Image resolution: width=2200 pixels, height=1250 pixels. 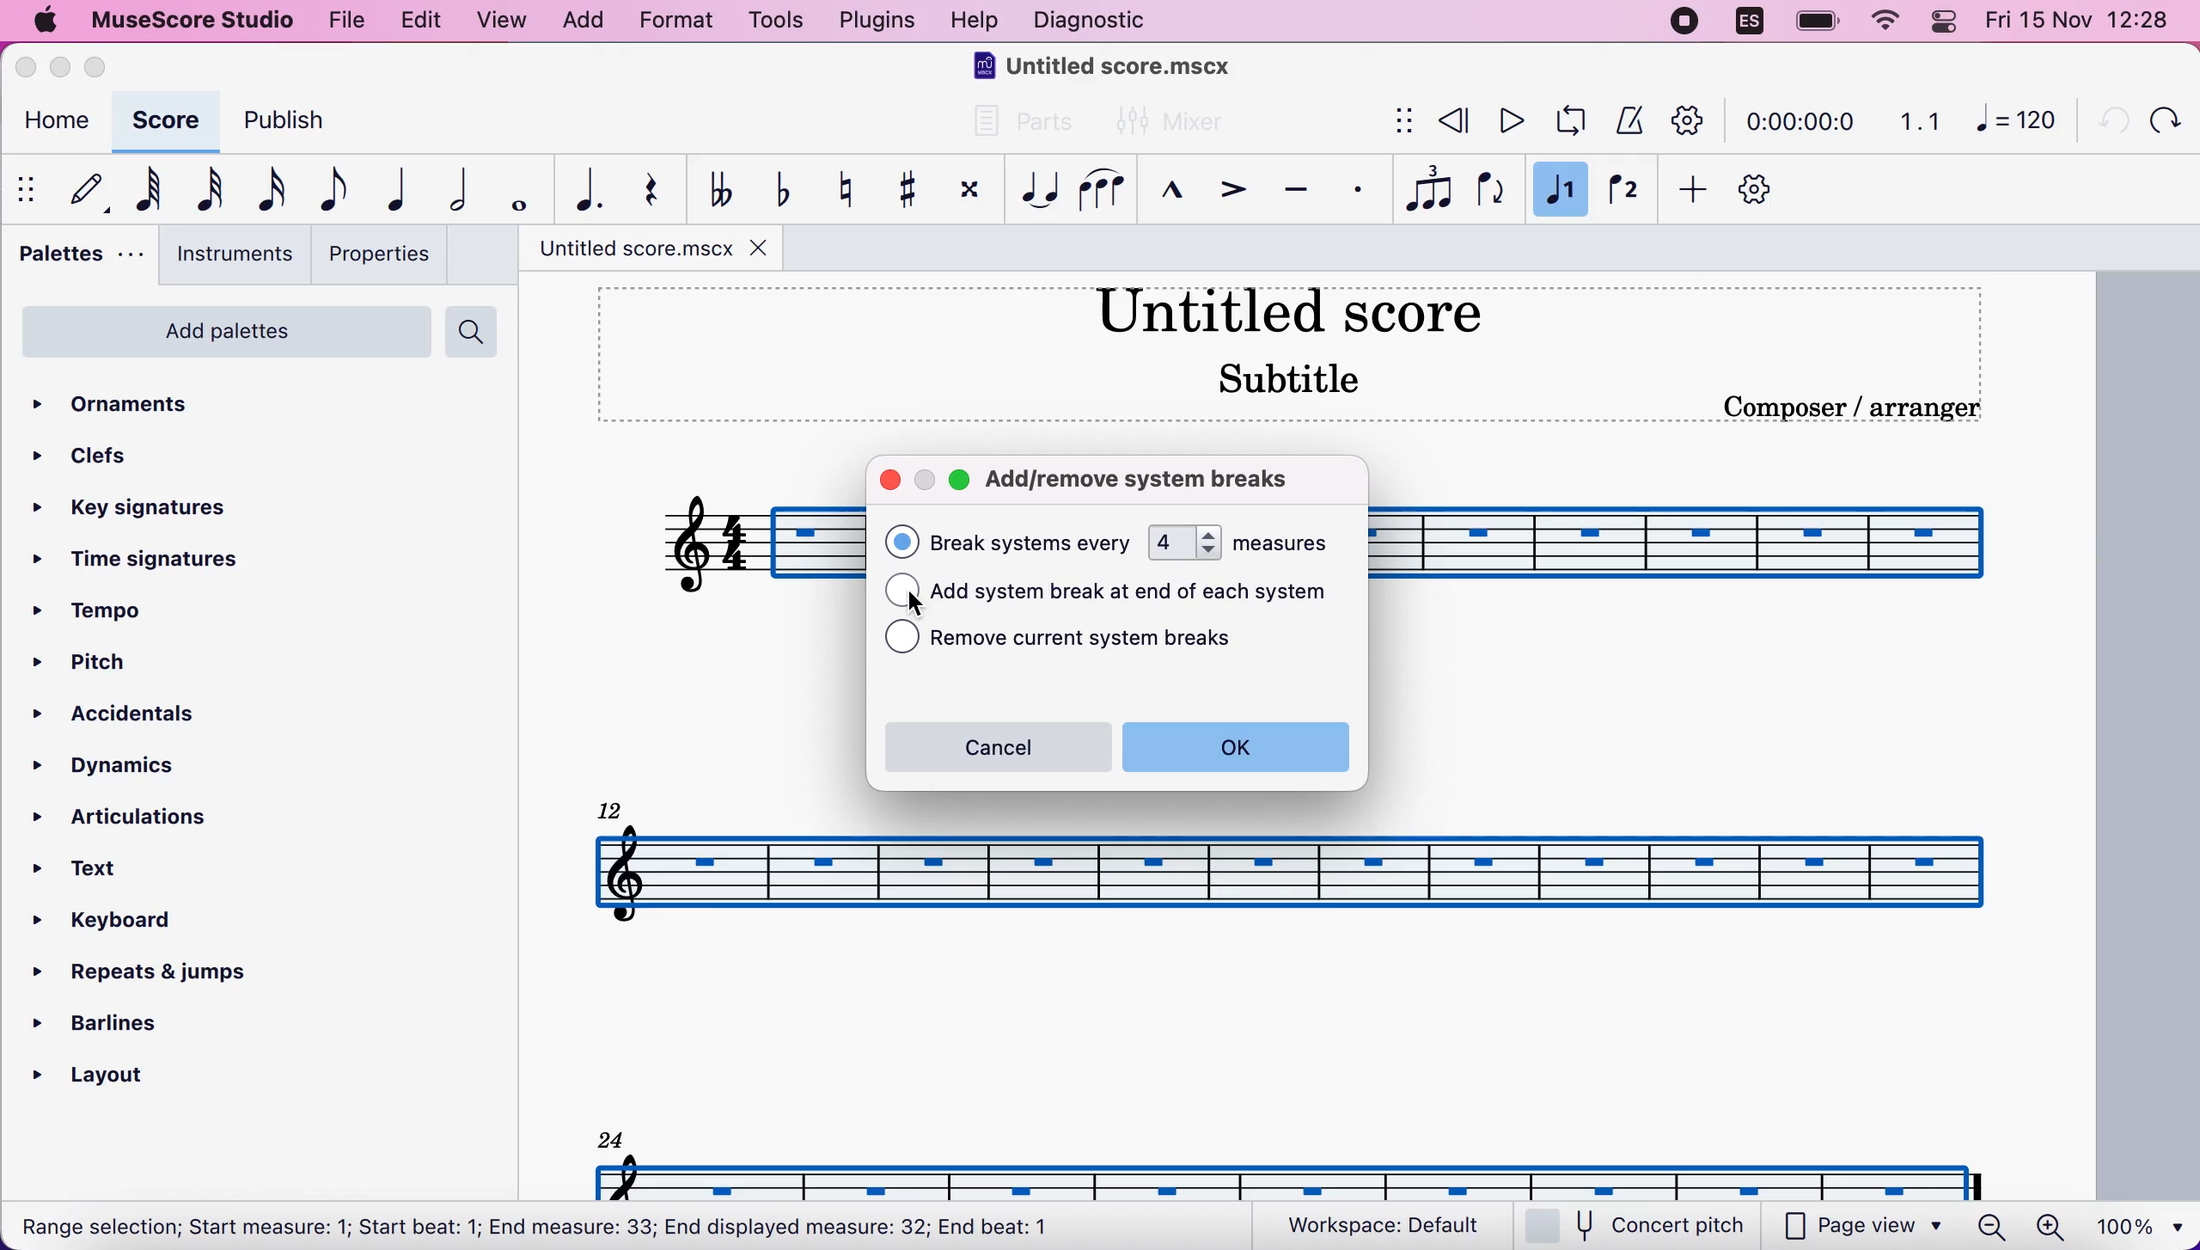 What do you see at coordinates (1109, 640) in the screenshot?
I see `remove current system breaks` at bounding box center [1109, 640].